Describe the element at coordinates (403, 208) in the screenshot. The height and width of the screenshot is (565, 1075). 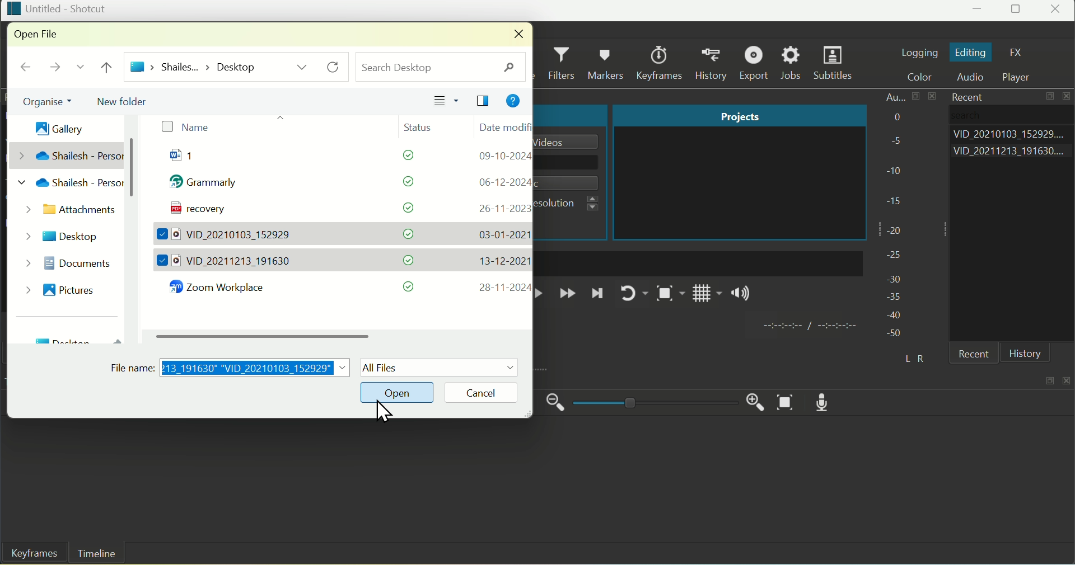
I see `status` at that location.